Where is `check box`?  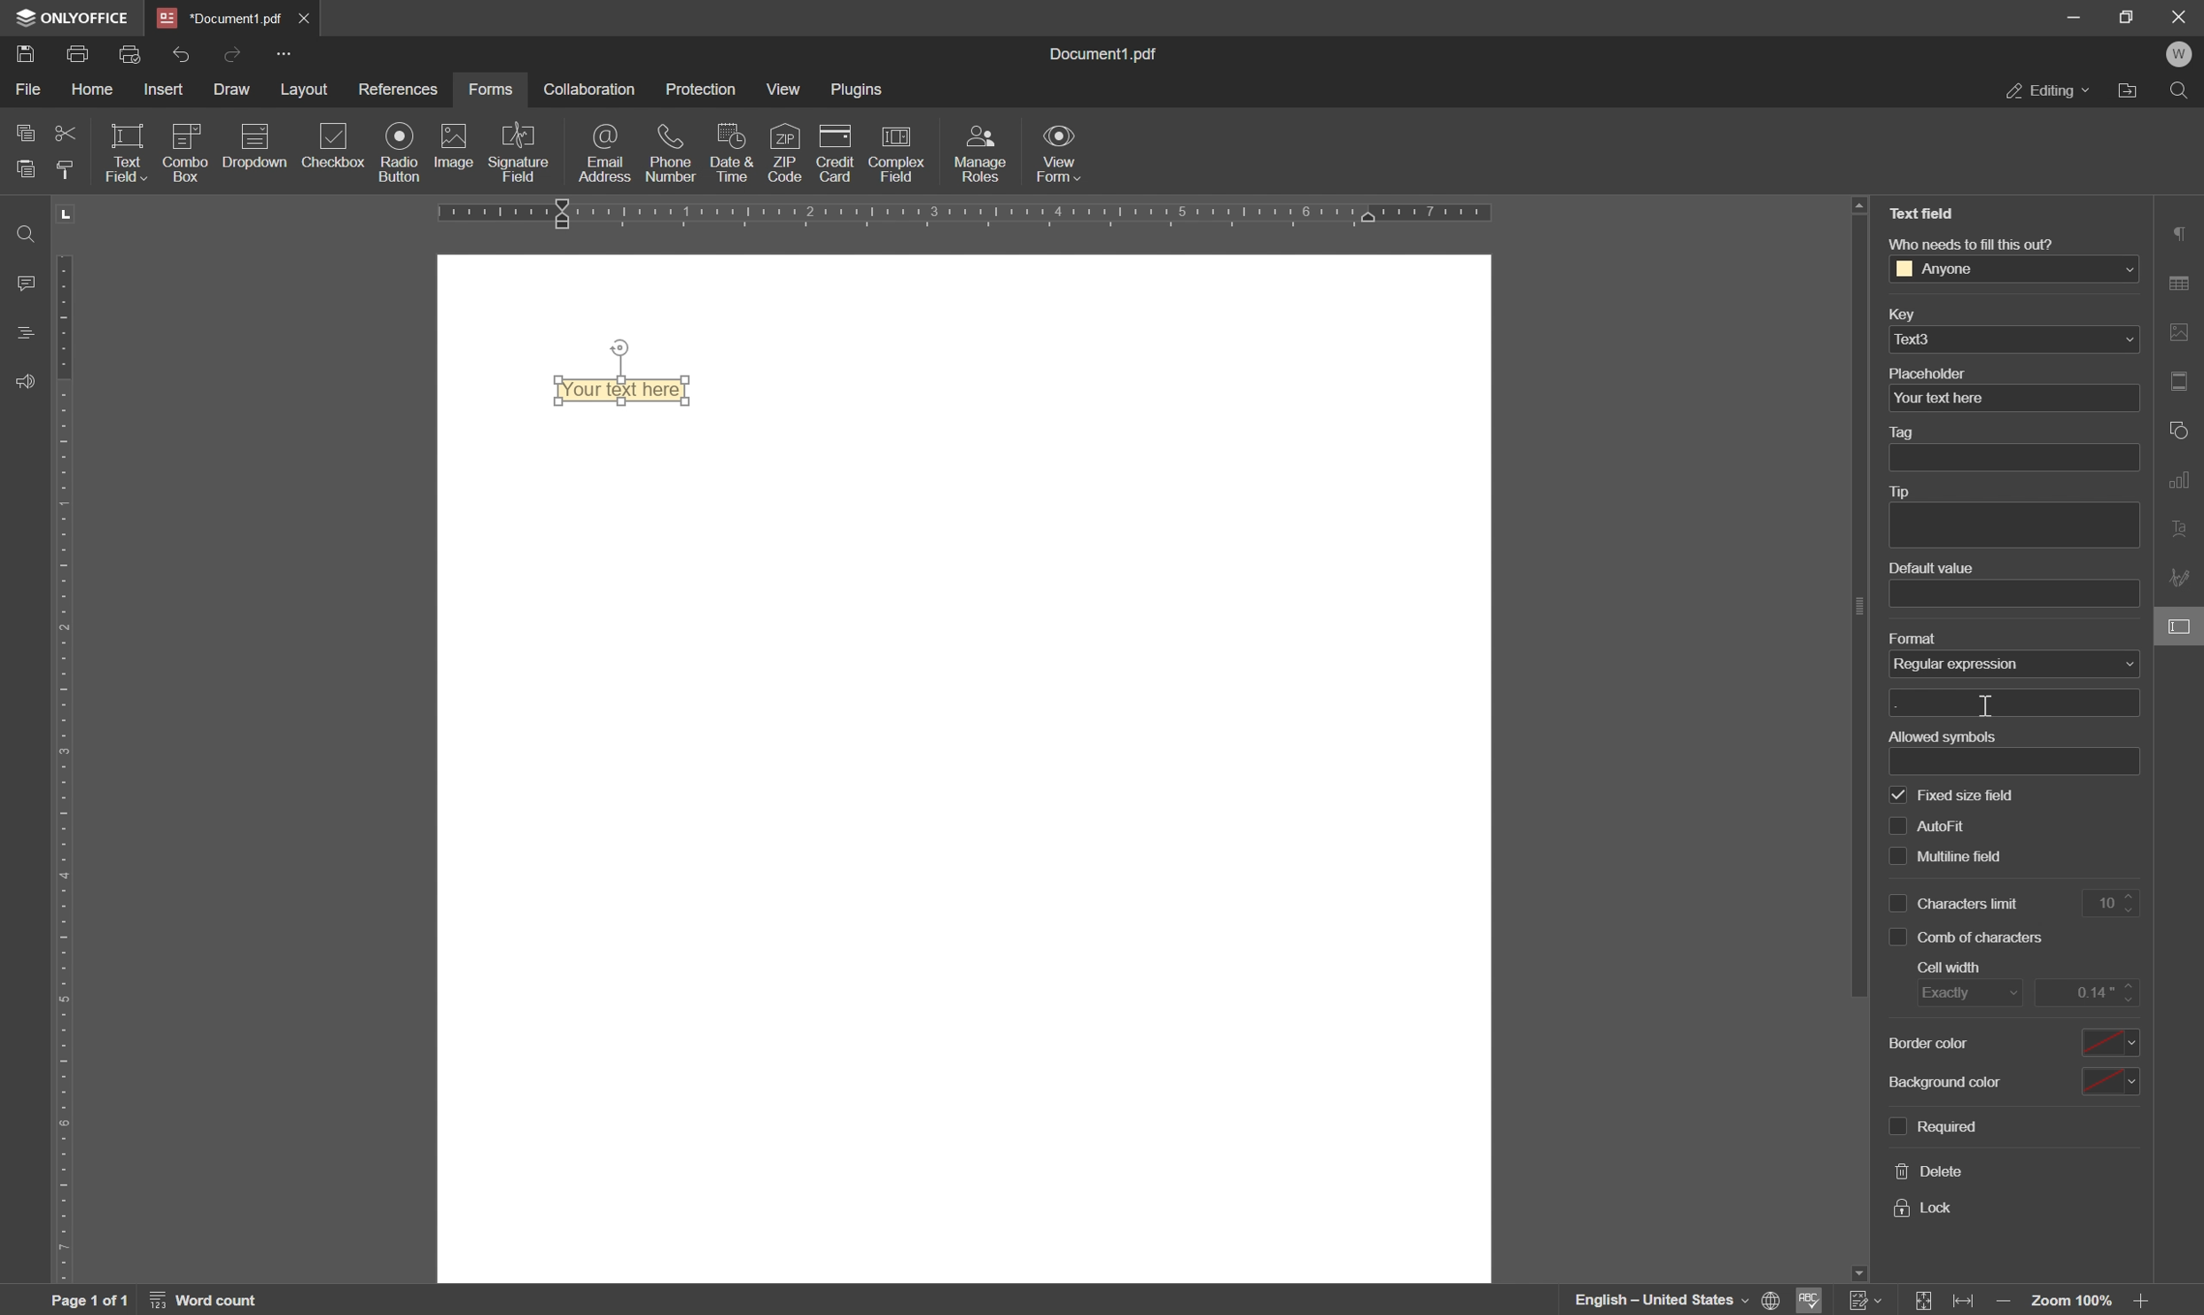
check box is located at coordinates (1897, 938).